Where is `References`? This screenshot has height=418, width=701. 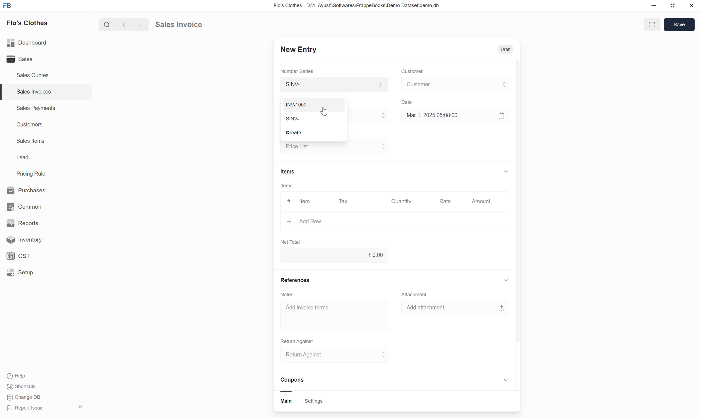
References is located at coordinates (295, 279).